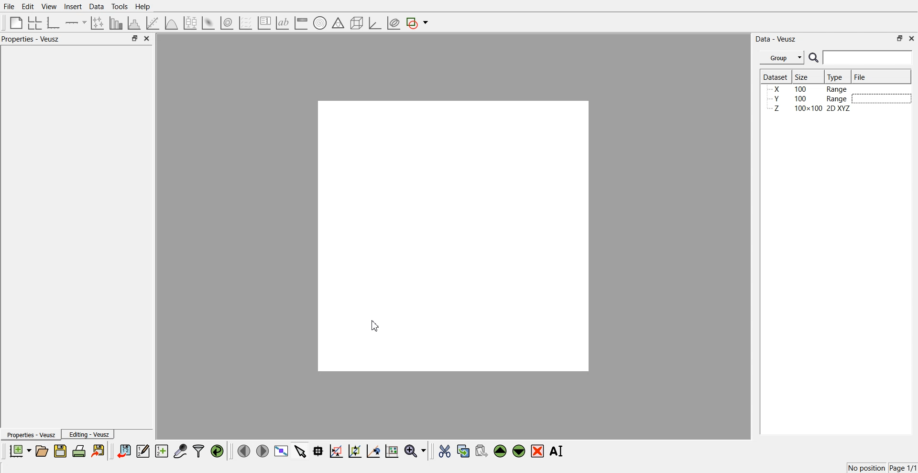  Describe the element at coordinates (809, 89) in the screenshot. I see `X 100 Range` at that location.